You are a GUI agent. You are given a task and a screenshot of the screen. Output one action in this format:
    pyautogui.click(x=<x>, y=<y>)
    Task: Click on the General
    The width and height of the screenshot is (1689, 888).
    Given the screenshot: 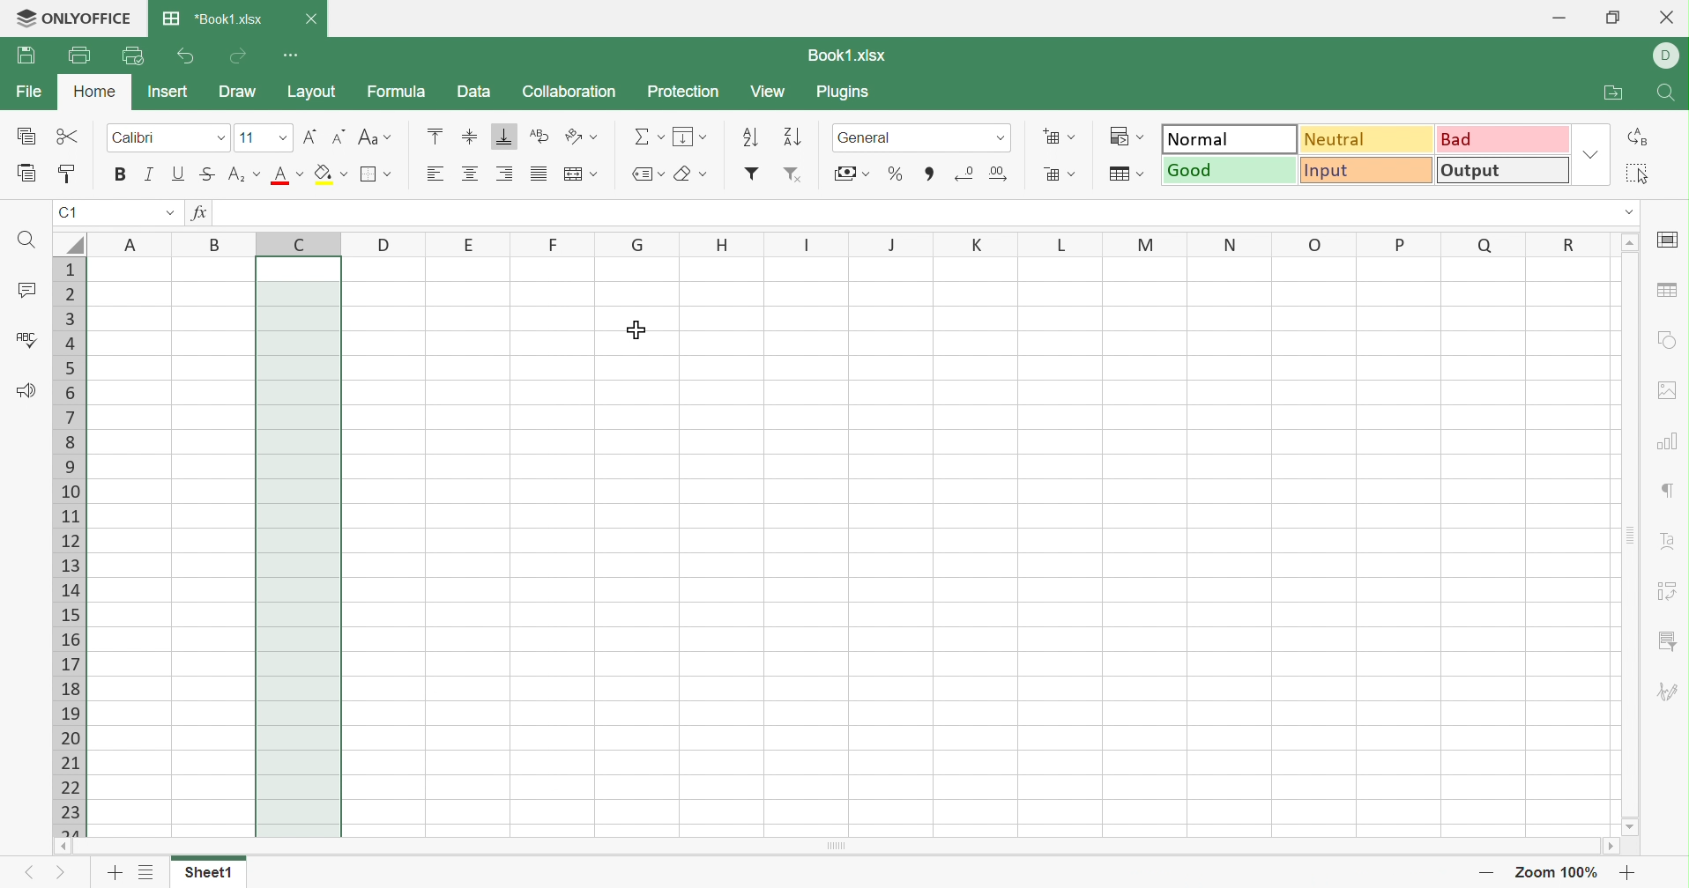 What is the action you would take?
    pyautogui.click(x=873, y=139)
    